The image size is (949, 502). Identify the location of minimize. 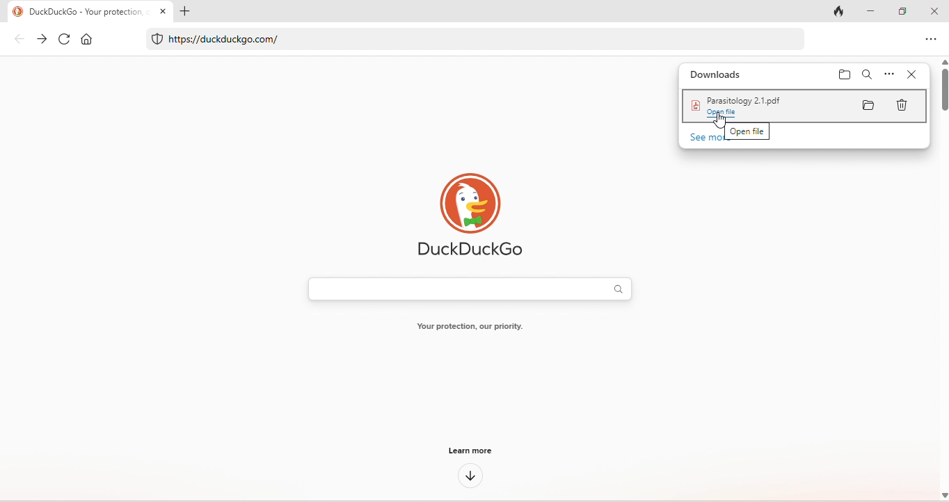
(870, 12).